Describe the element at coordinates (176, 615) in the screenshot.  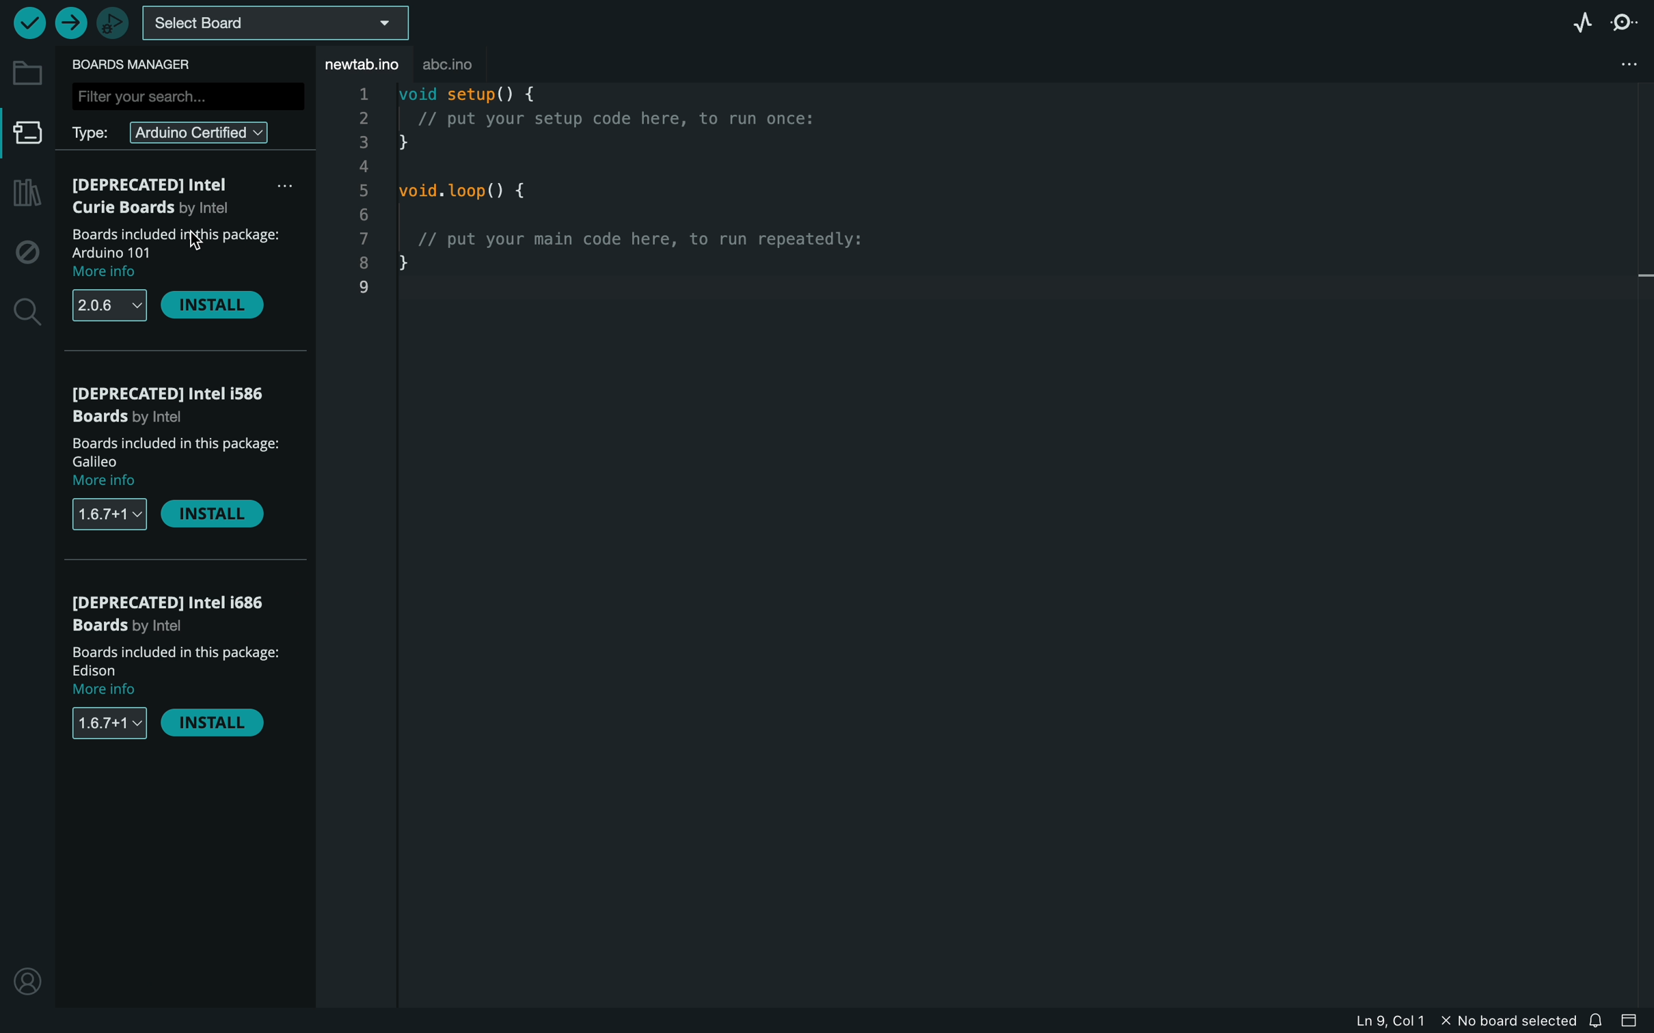
I see `intel i686` at that location.